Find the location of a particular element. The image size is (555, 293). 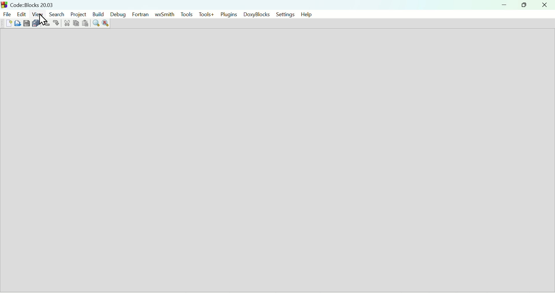

Undo is located at coordinates (47, 23).